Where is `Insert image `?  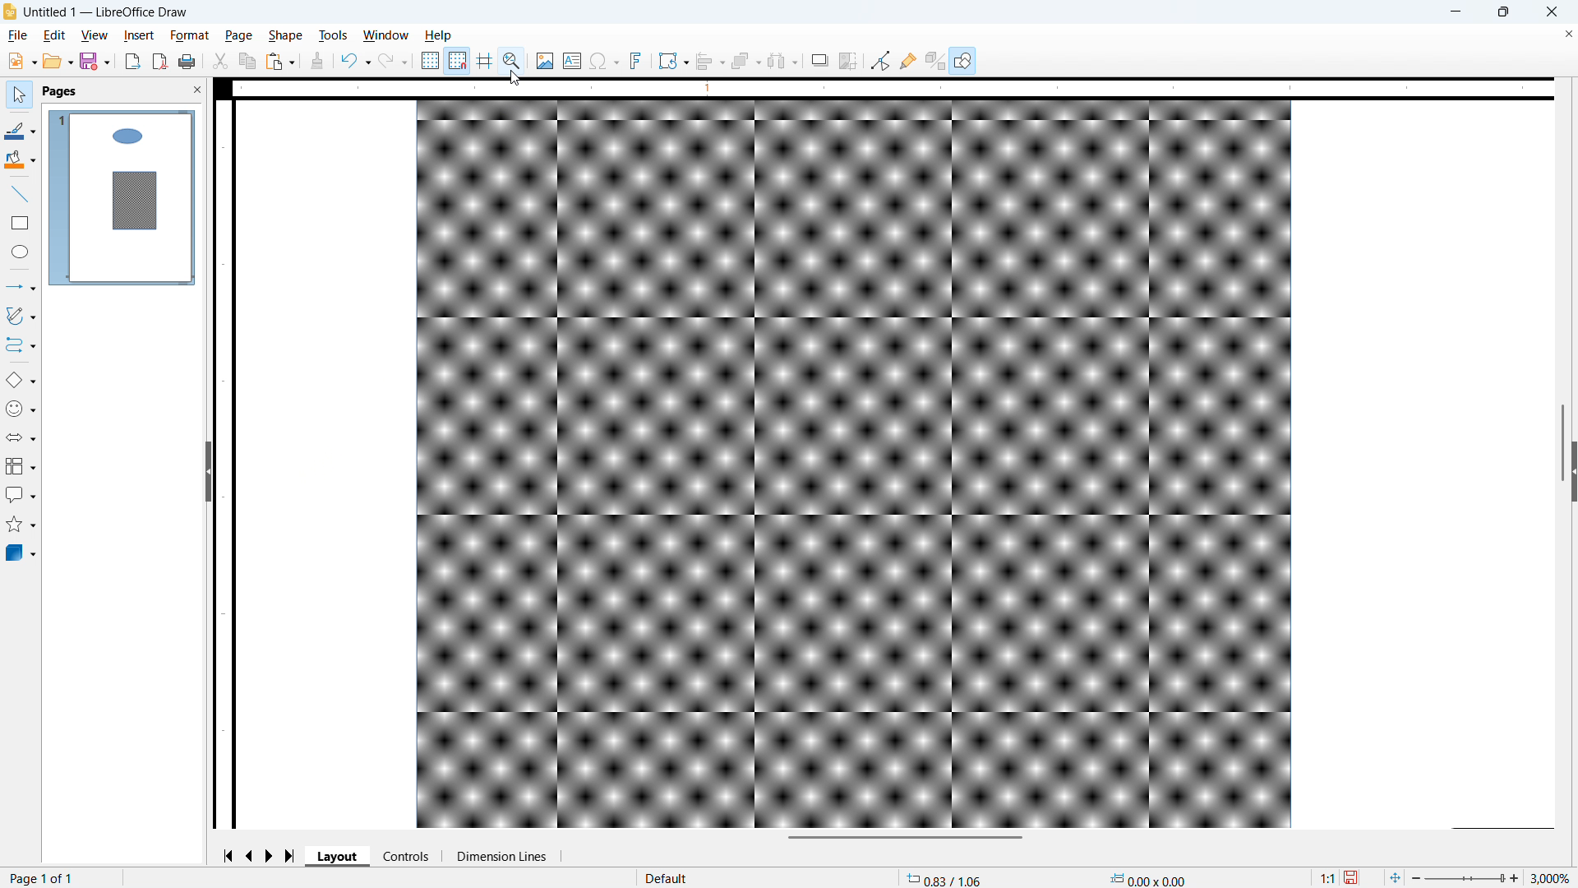 Insert image  is located at coordinates (545, 60).